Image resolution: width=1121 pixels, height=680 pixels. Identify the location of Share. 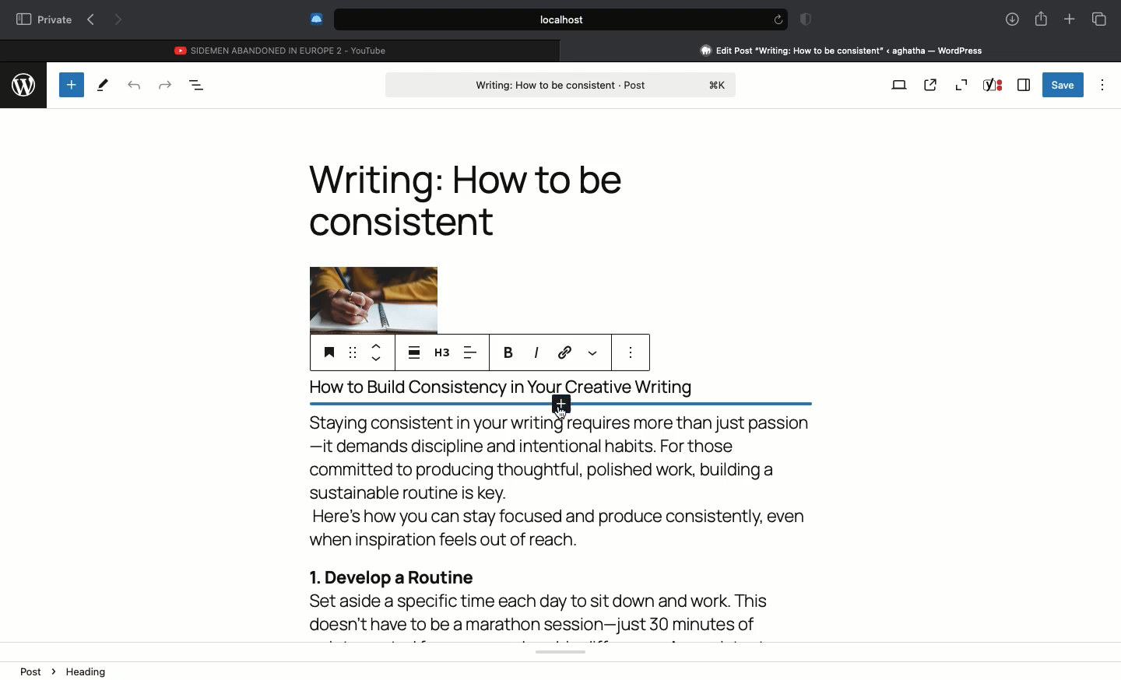
(1041, 17).